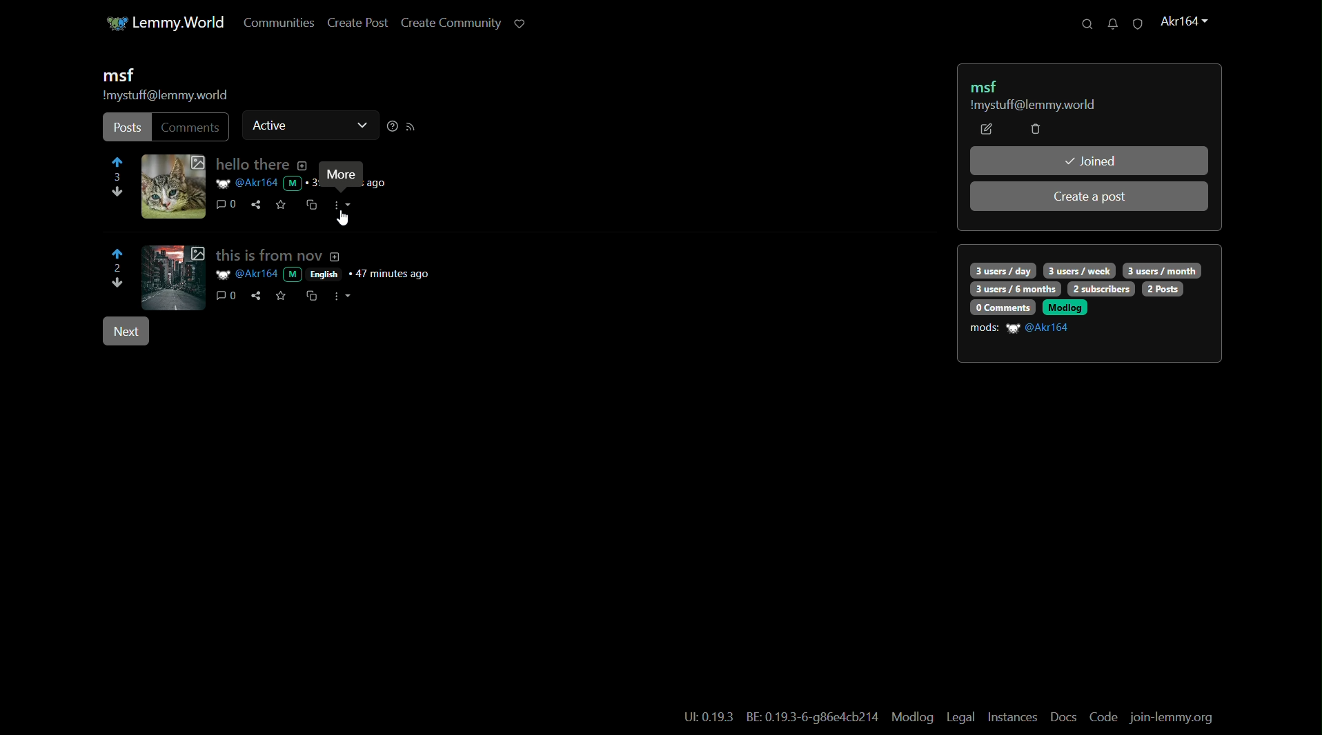 This screenshot has height=735, width=1322. I want to click on username, so click(246, 183).